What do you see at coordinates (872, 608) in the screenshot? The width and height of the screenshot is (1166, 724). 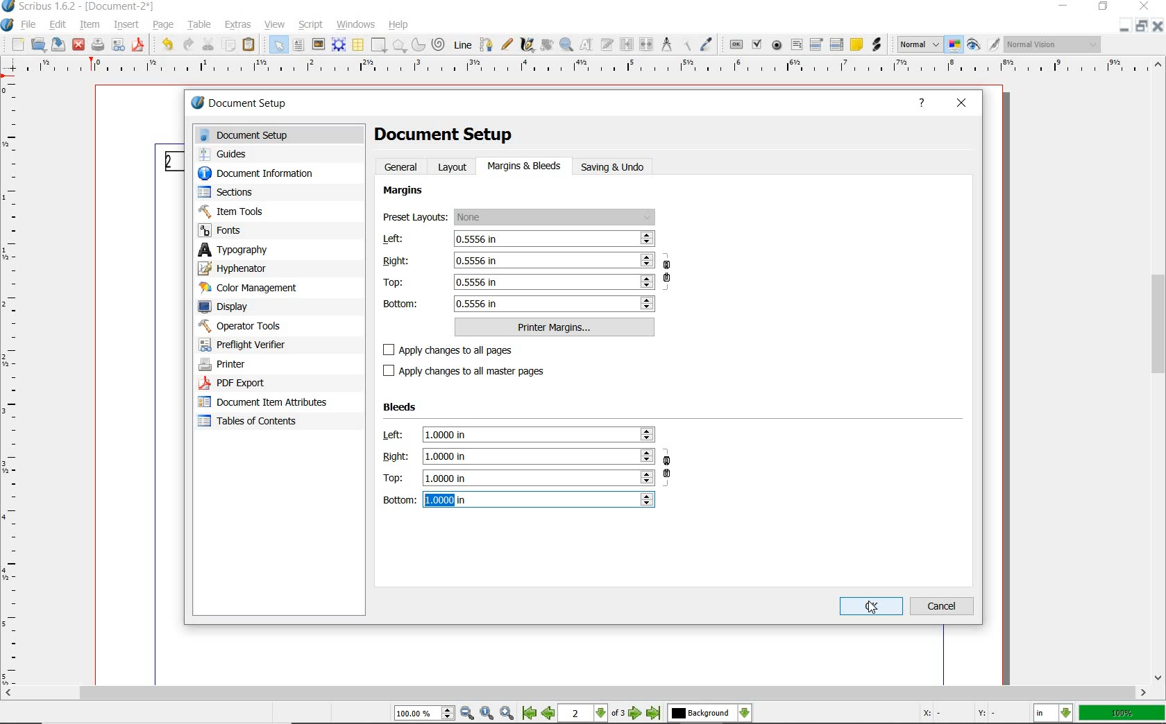 I see `Cursor Position` at bounding box center [872, 608].